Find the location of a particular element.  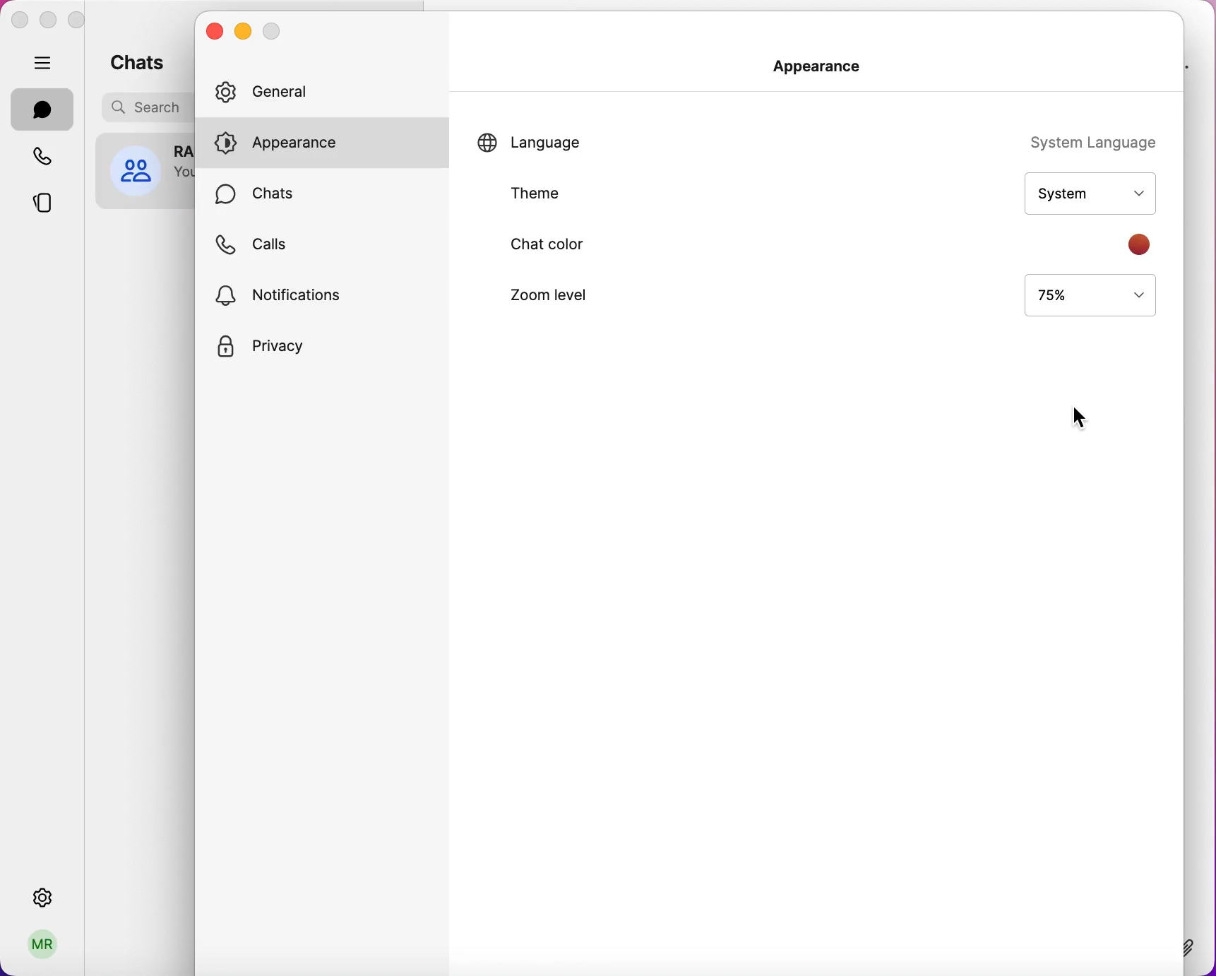

zoom level is located at coordinates (584, 295).